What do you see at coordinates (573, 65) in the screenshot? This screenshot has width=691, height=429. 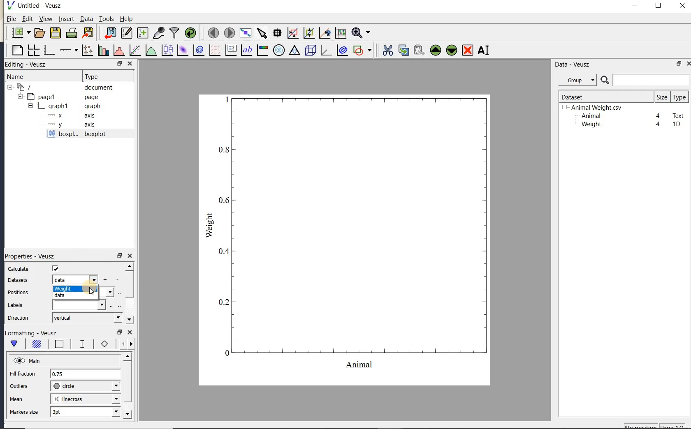 I see `Data-Veusz` at bounding box center [573, 65].